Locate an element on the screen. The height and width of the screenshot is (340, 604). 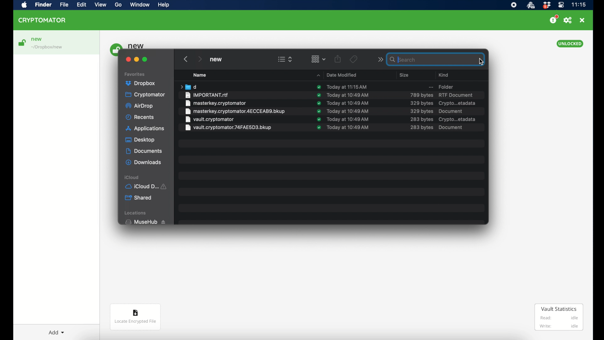
change item grouping is located at coordinates (317, 59).